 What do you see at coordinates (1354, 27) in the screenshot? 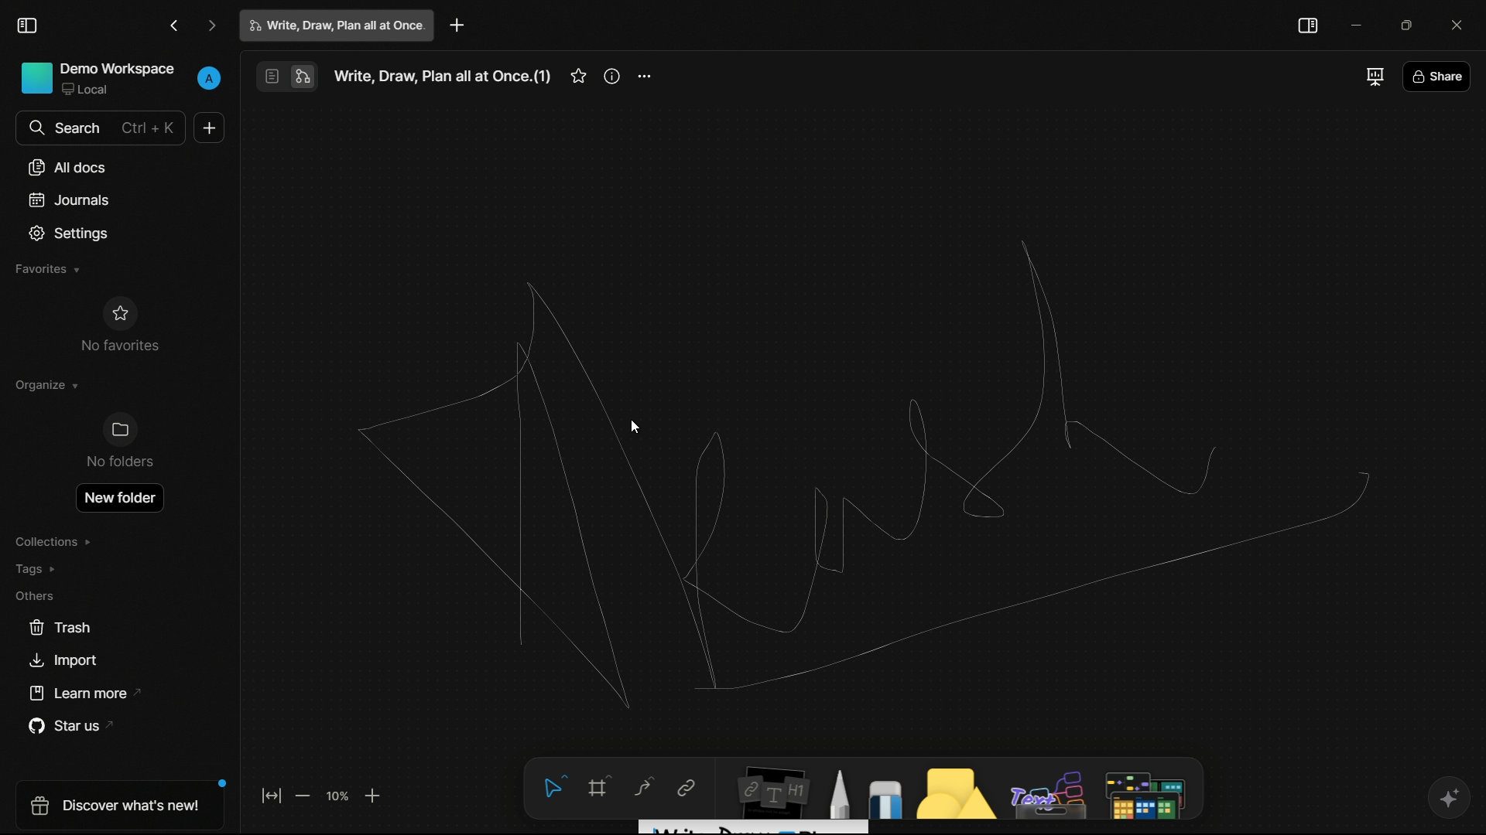
I see `minimize` at bounding box center [1354, 27].